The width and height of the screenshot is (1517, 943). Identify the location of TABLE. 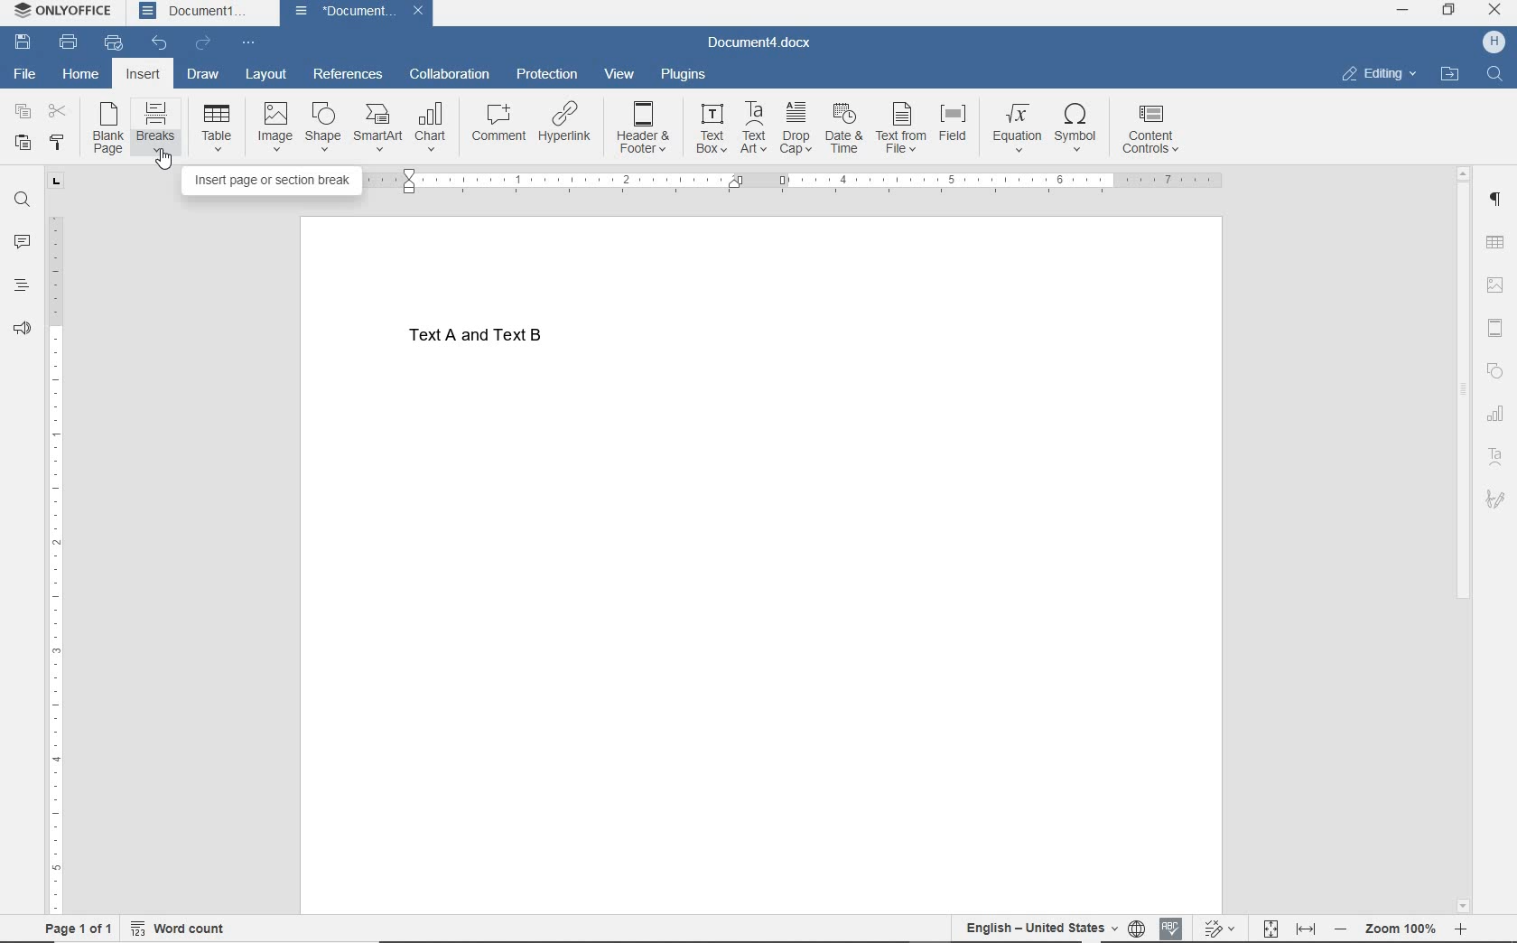
(1495, 243).